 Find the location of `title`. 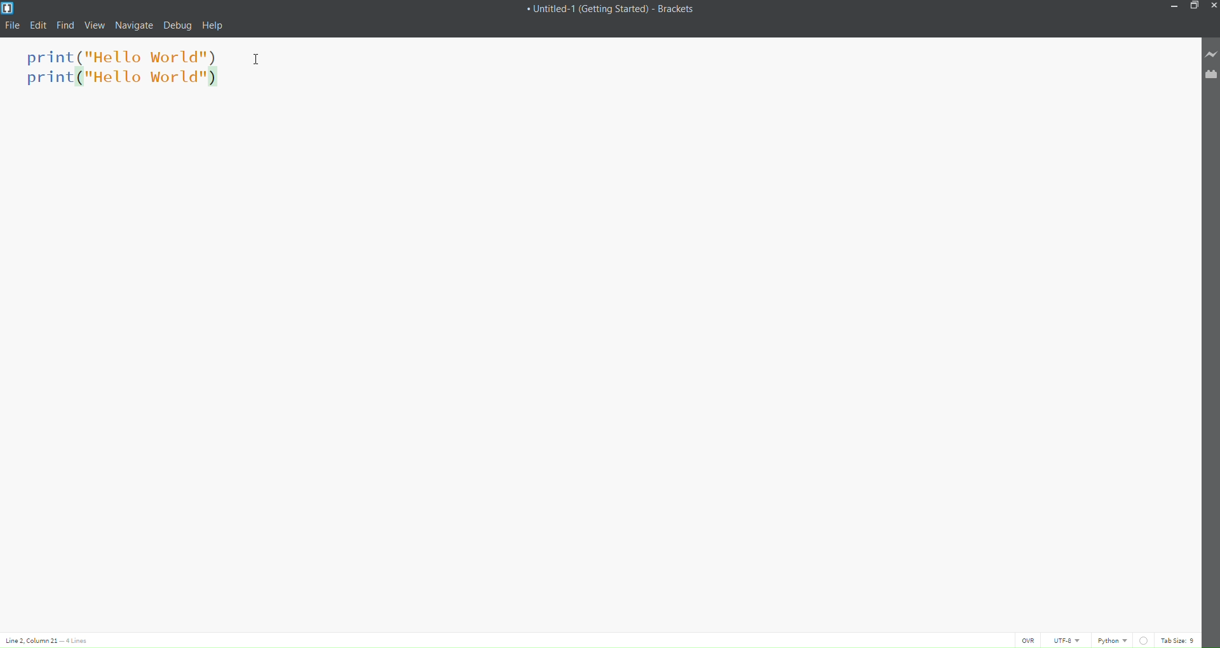

title is located at coordinates (609, 10).